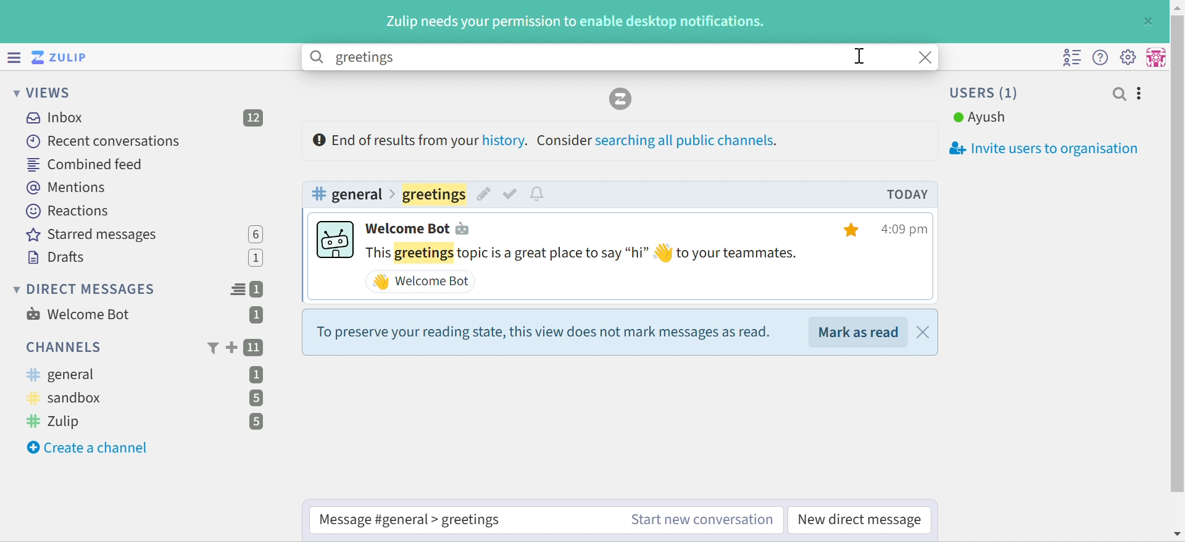  I want to click on Hide user list, so click(1072, 58).